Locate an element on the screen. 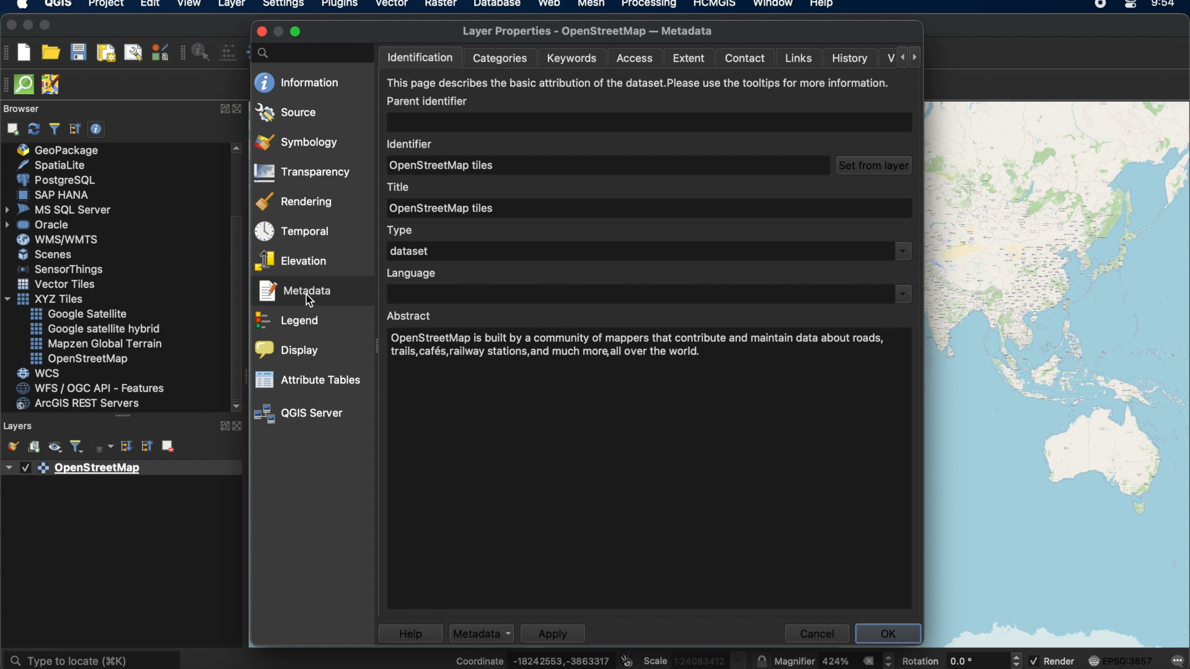  new paint layout is located at coordinates (105, 54).